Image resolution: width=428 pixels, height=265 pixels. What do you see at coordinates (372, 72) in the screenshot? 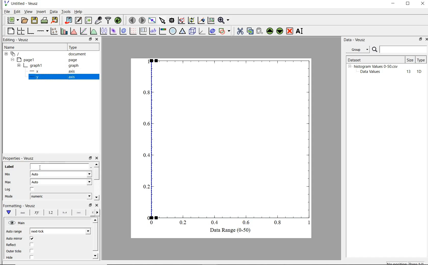
I see `Data Values` at bounding box center [372, 72].